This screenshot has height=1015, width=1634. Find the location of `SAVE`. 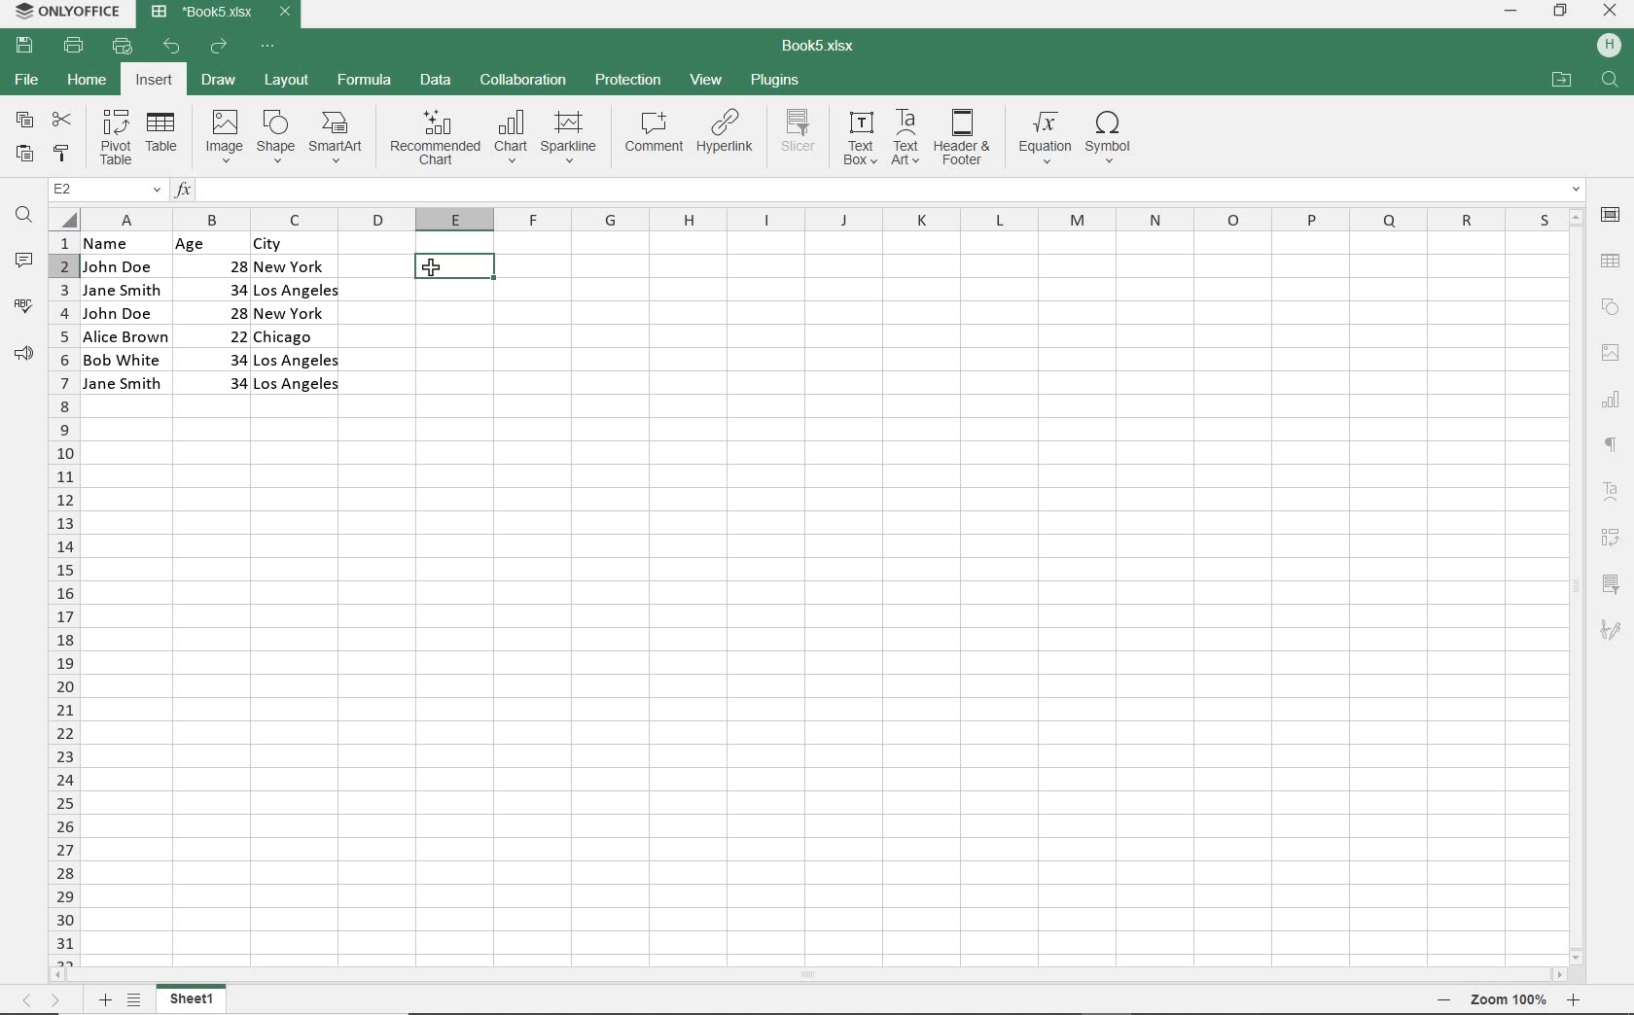

SAVE is located at coordinates (23, 47).